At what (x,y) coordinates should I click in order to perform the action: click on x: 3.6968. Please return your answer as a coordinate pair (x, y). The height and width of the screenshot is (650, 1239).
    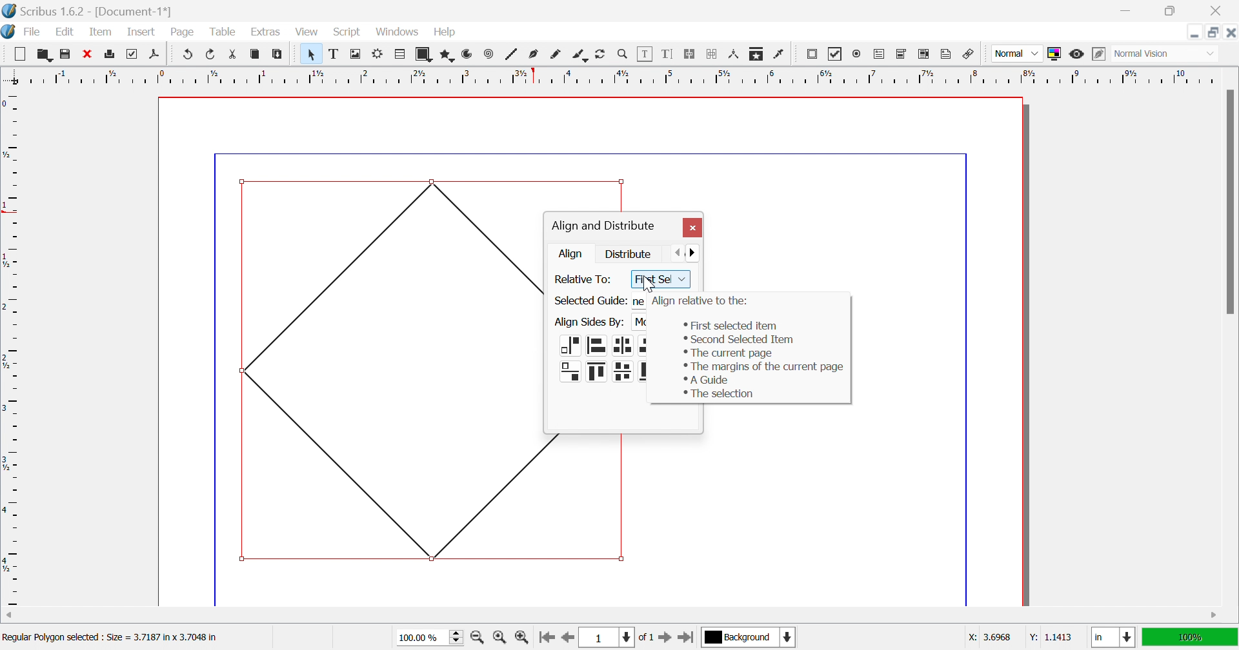
    Looking at the image, I should click on (991, 637).